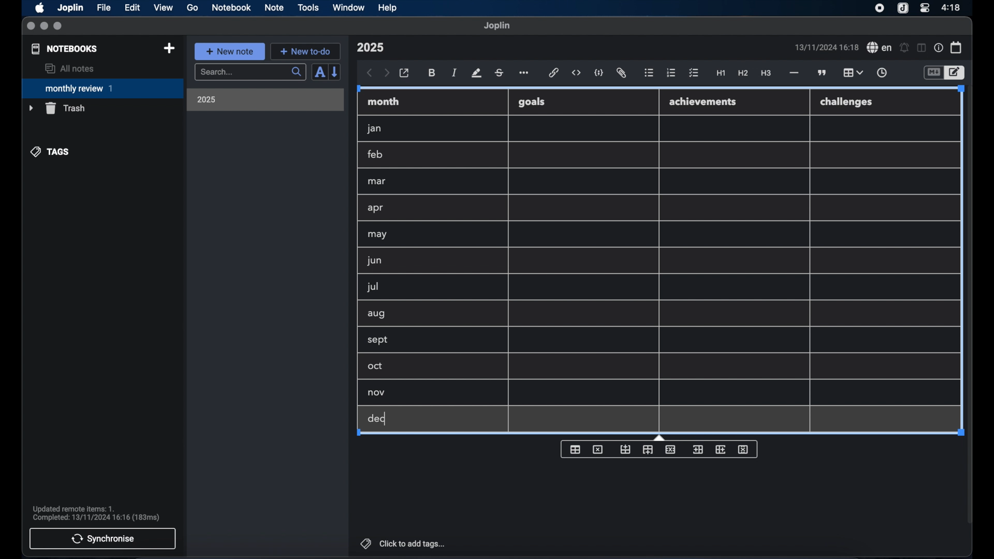 The width and height of the screenshot is (994, 559). Describe the element at coordinates (370, 73) in the screenshot. I see `back` at that location.